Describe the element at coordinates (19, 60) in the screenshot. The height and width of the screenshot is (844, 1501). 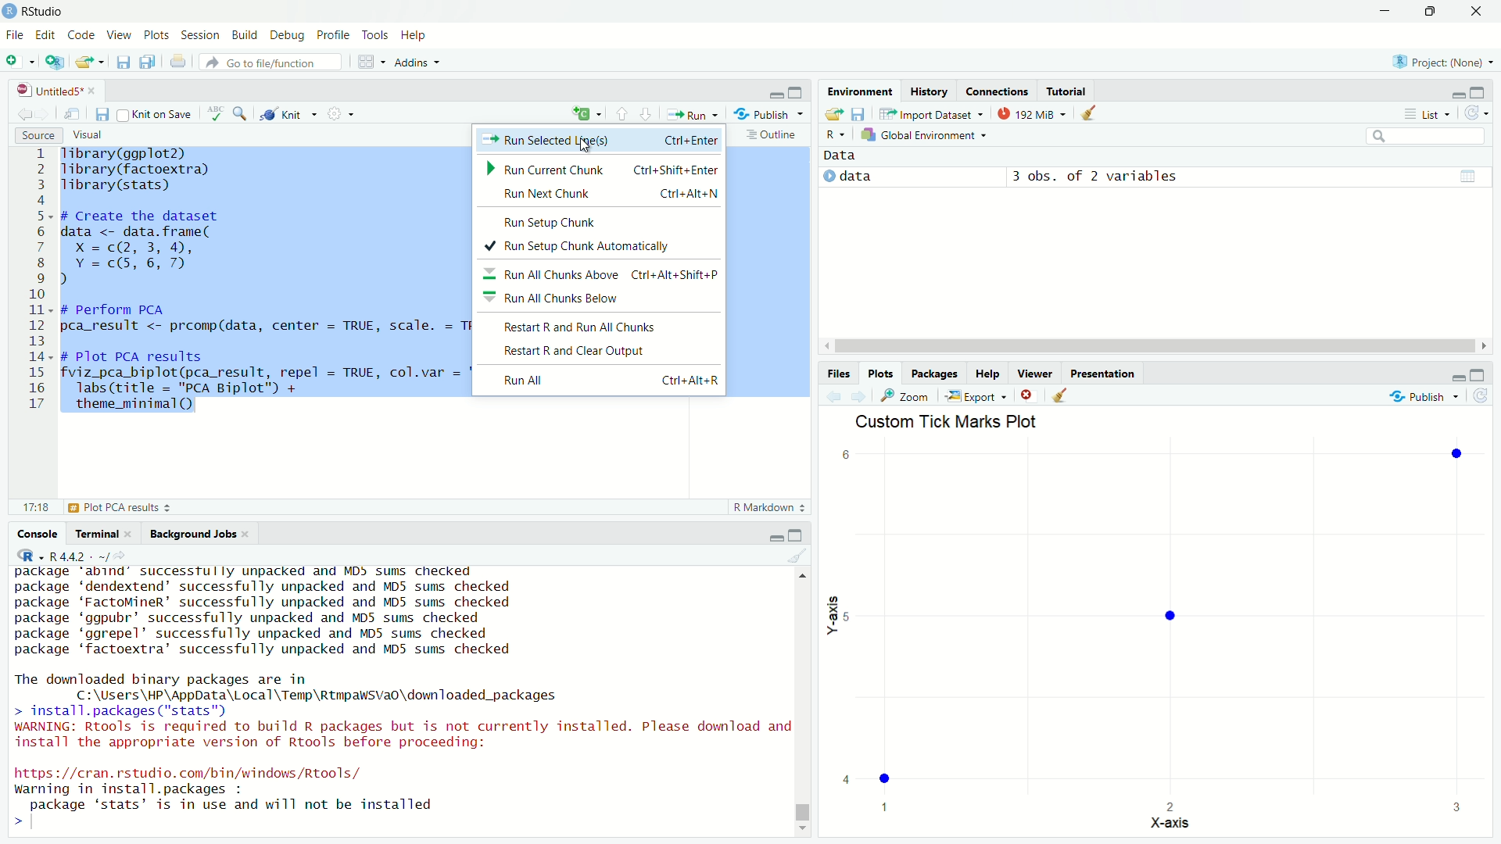
I see `New file` at that location.